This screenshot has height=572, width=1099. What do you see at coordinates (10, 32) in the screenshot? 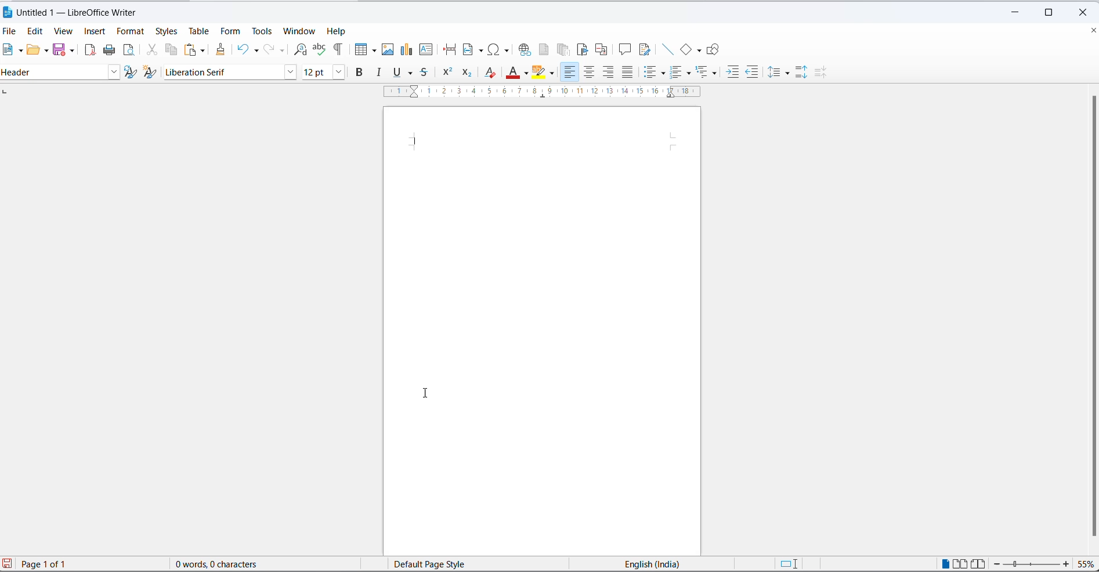
I see `file` at bounding box center [10, 32].